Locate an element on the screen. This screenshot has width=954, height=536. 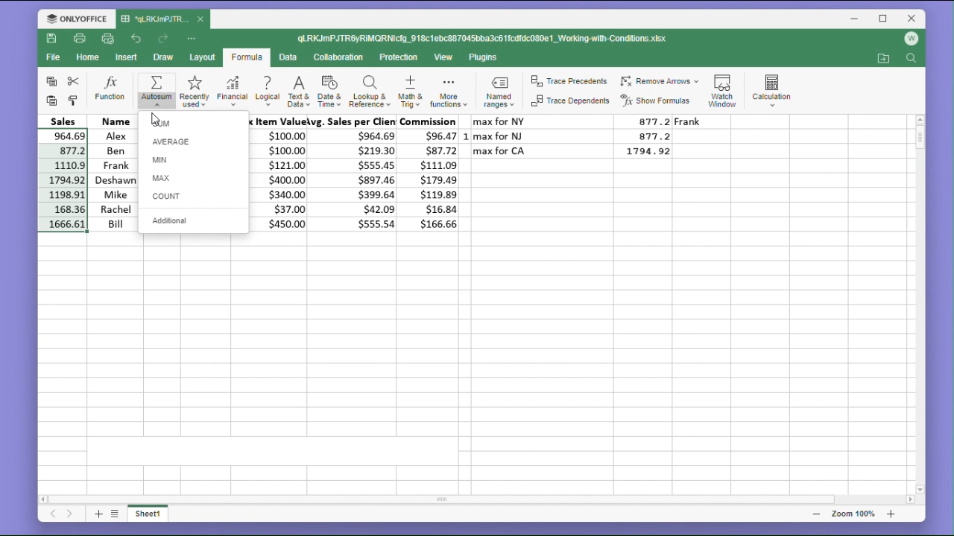
draw is located at coordinates (163, 58).